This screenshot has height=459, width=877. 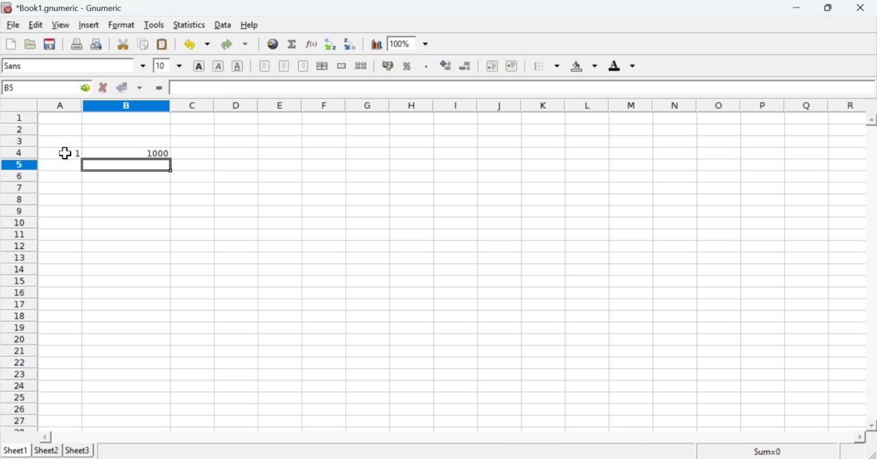 What do you see at coordinates (214, 88) in the screenshot?
I see `=convert(Ad,"kg","g")` at bounding box center [214, 88].